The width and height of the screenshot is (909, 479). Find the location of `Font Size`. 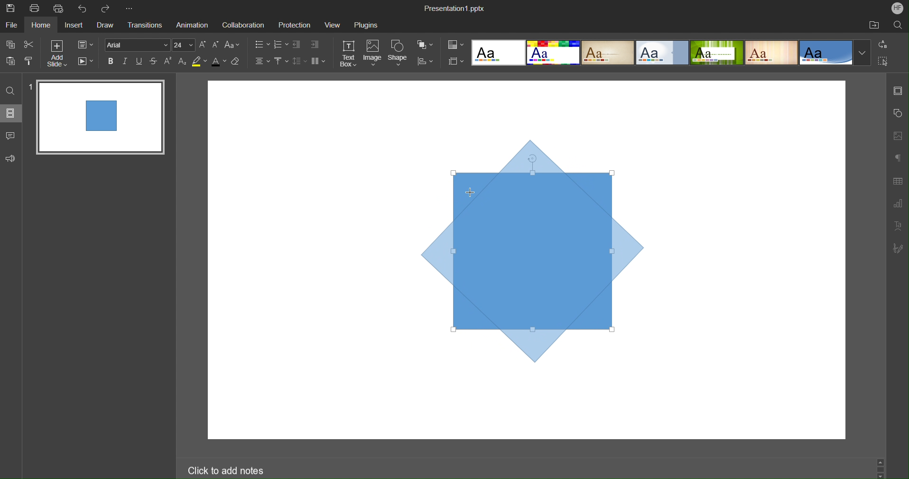

Font Size is located at coordinates (183, 46).